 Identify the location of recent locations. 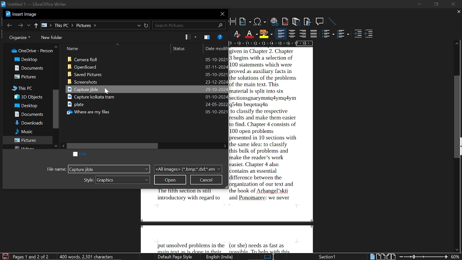
(138, 25).